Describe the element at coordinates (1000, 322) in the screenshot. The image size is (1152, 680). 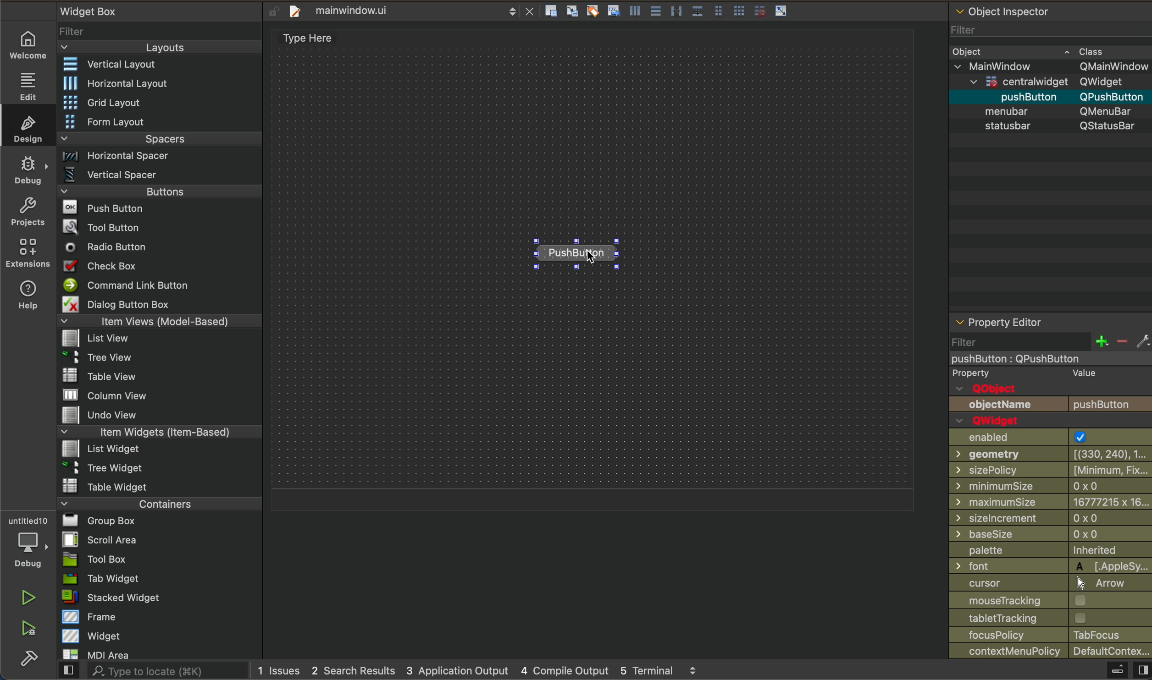
I see `Property Editor` at that location.